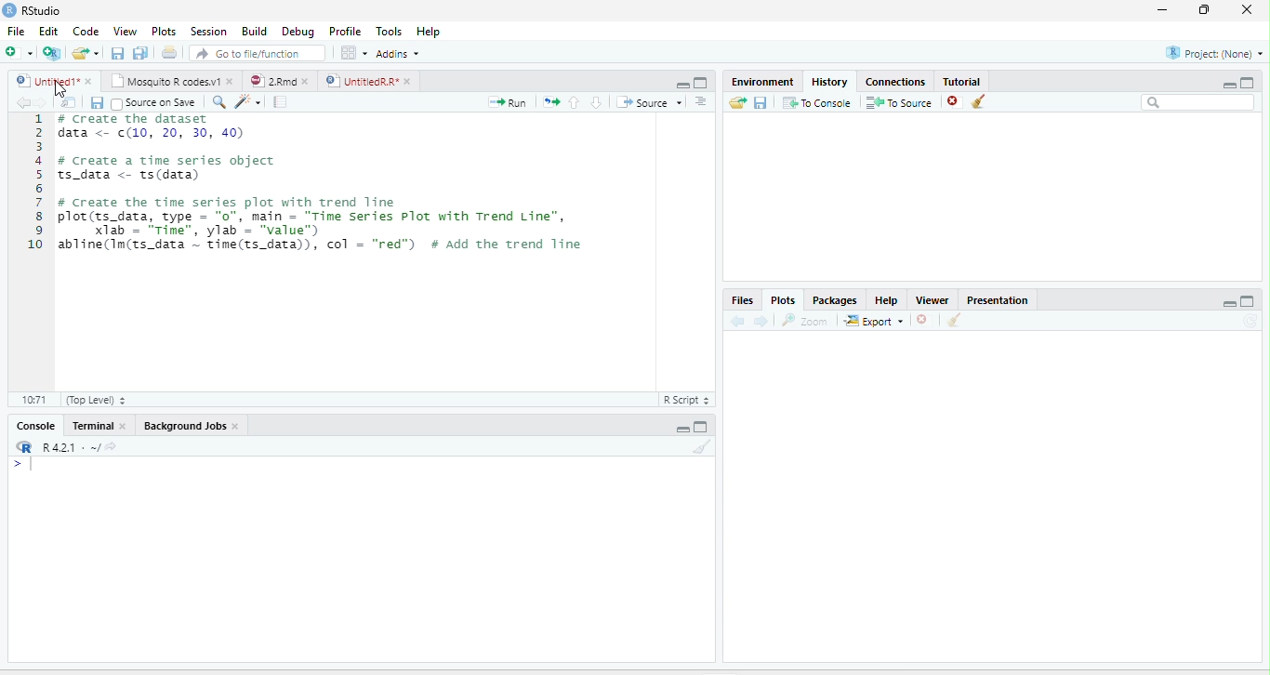 This screenshot has height=675, width=1270. I want to click on Search bar, so click(1197, 102).